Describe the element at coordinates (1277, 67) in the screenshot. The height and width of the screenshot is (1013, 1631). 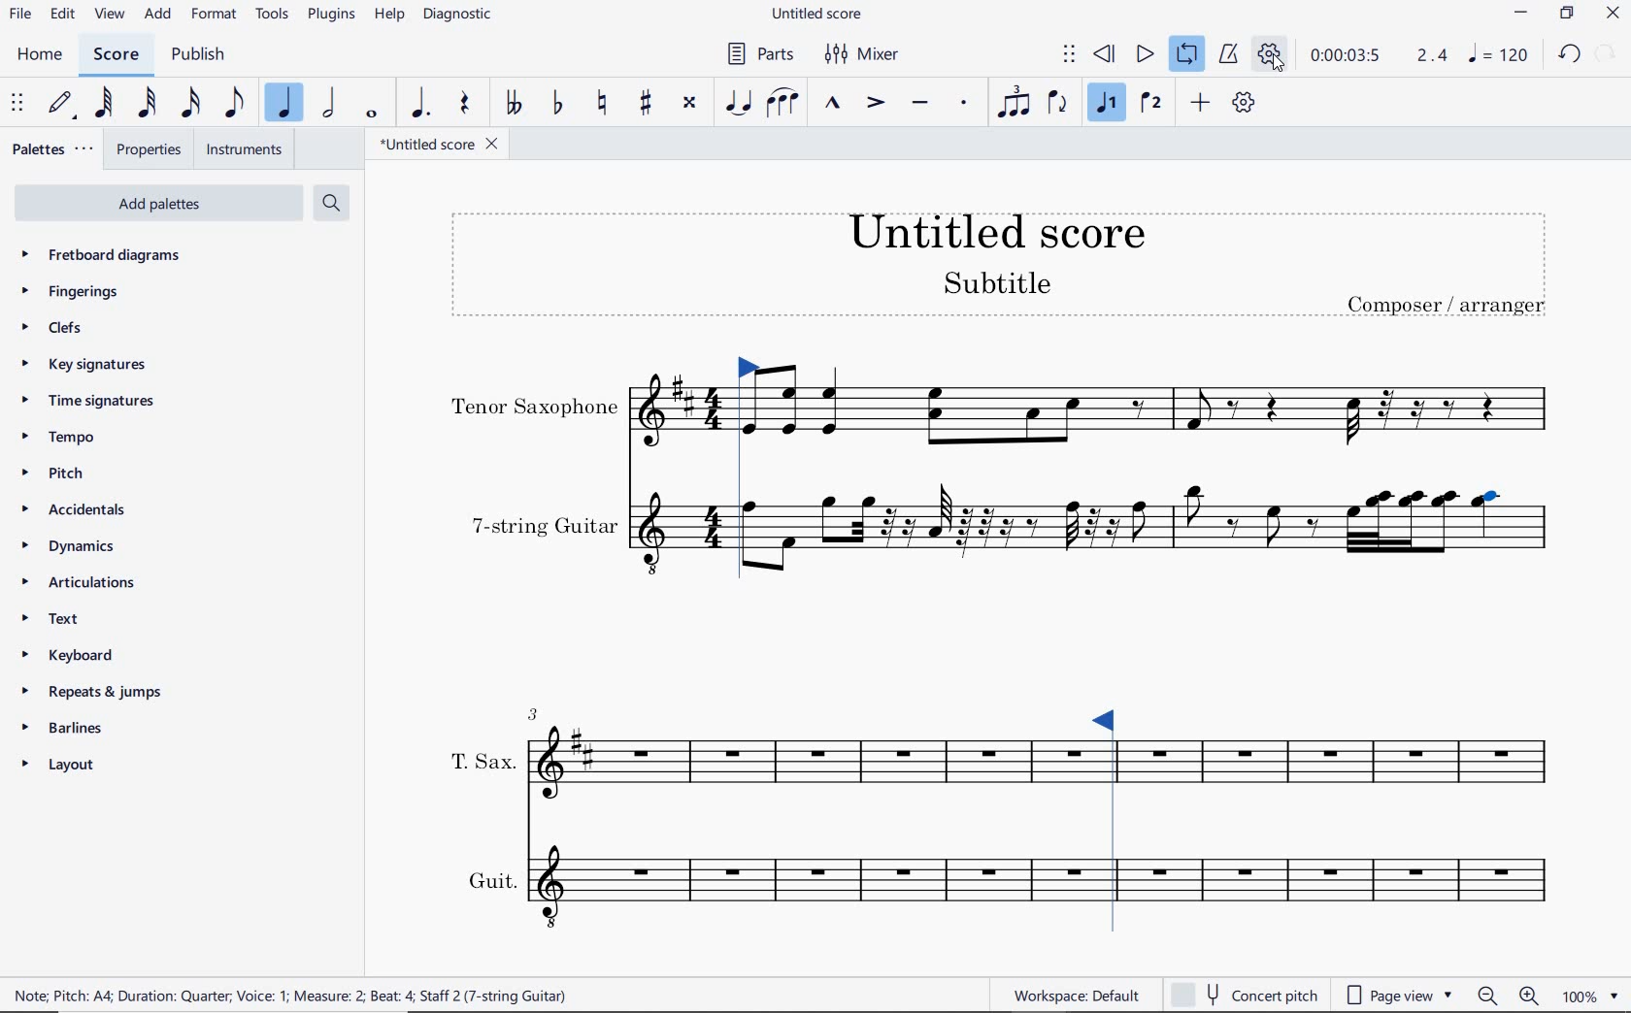
I see `cursor` at that location.